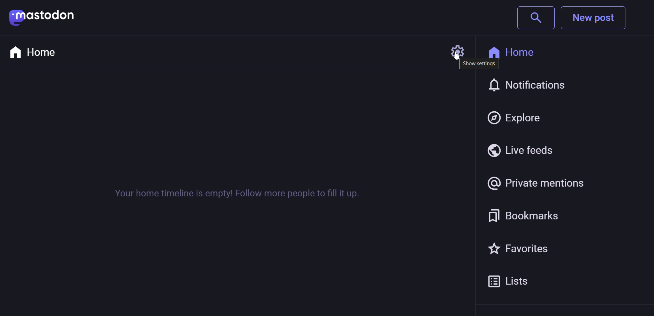 The height and width of the screenshot is (316, 654). I want to click on home, so click(36, 52).